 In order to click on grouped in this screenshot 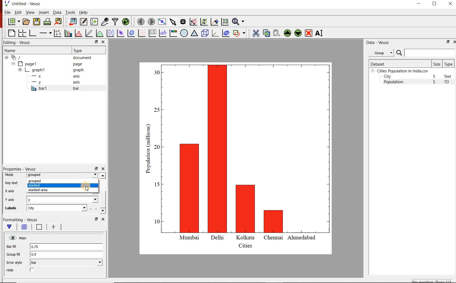, I will do `click(62, 175)`.